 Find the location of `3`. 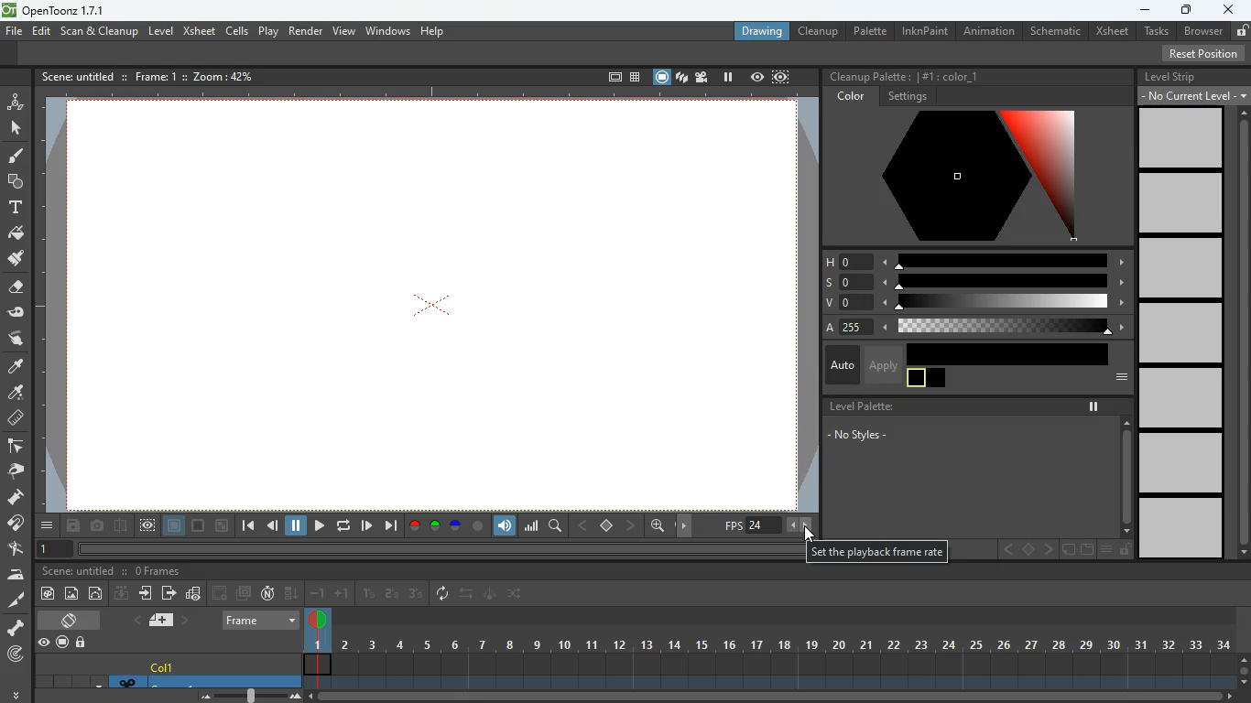

3 is located at coordinates (415, 594).